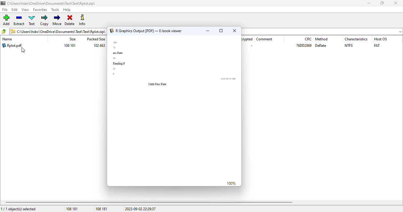  Describe the element at coordinates (382, 3) in the screenshot. I see `maximize` at that location.